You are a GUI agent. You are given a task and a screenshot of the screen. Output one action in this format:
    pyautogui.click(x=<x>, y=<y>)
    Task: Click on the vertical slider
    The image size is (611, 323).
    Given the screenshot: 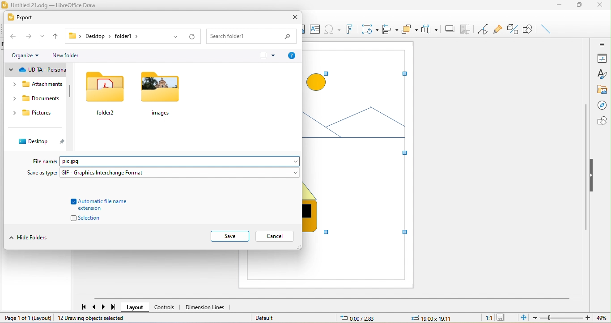 What is the action you would take?
    pyautogui.click(x=586, y=167)
    